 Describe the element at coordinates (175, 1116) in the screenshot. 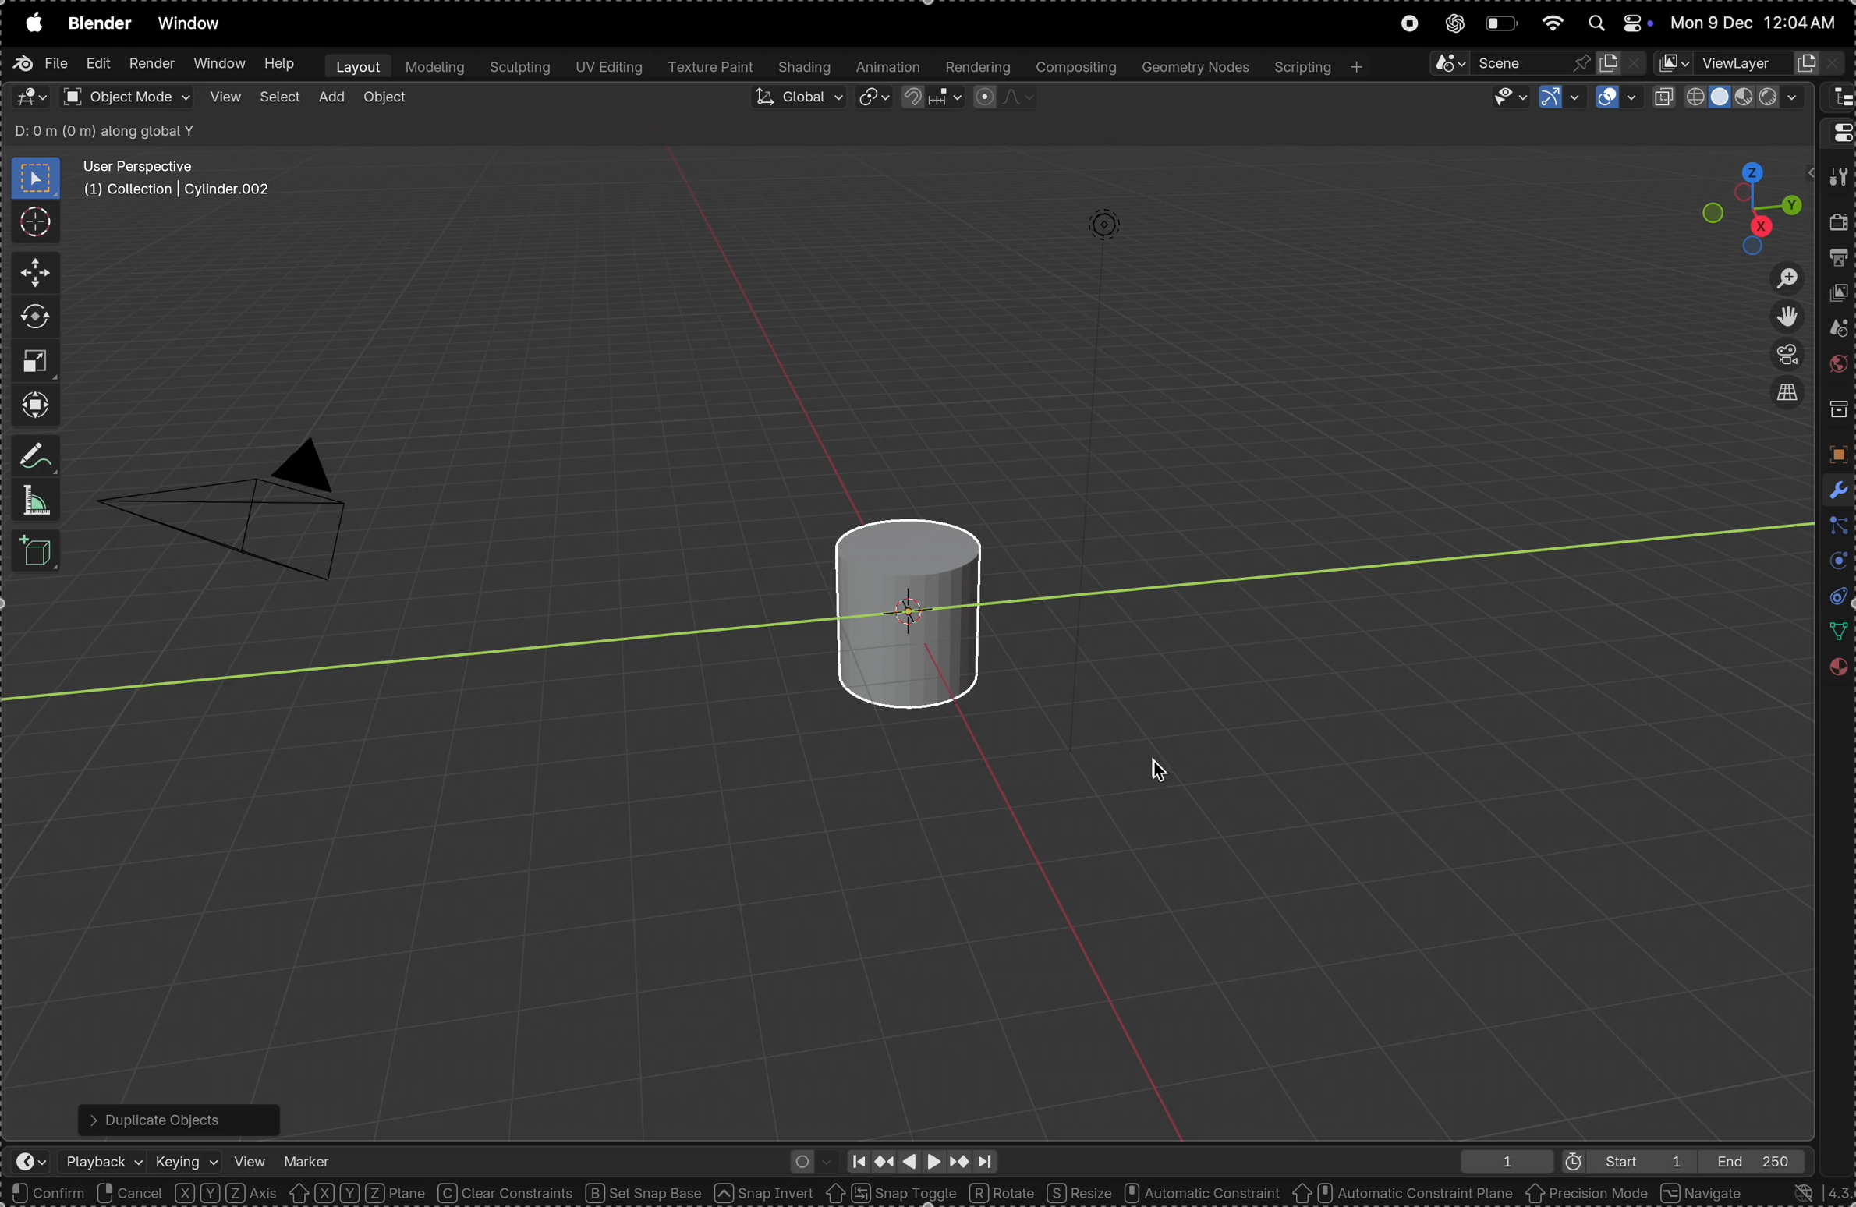

I see `Duplicate objects` at that location.